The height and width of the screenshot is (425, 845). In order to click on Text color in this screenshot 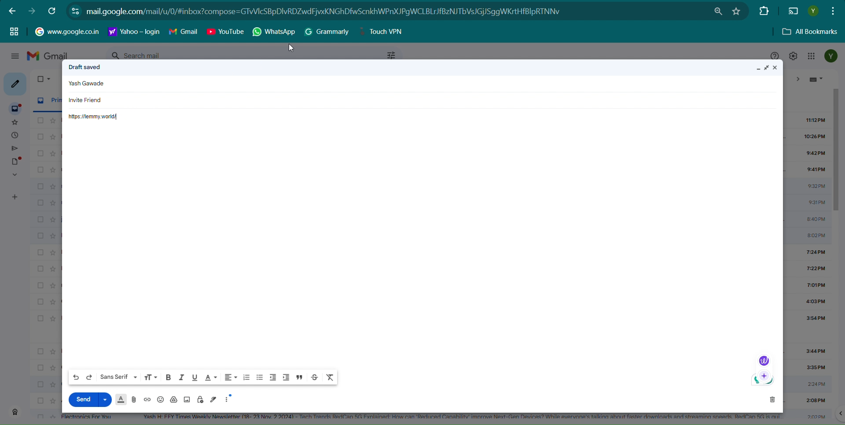, I will do `click(210, 377)`.